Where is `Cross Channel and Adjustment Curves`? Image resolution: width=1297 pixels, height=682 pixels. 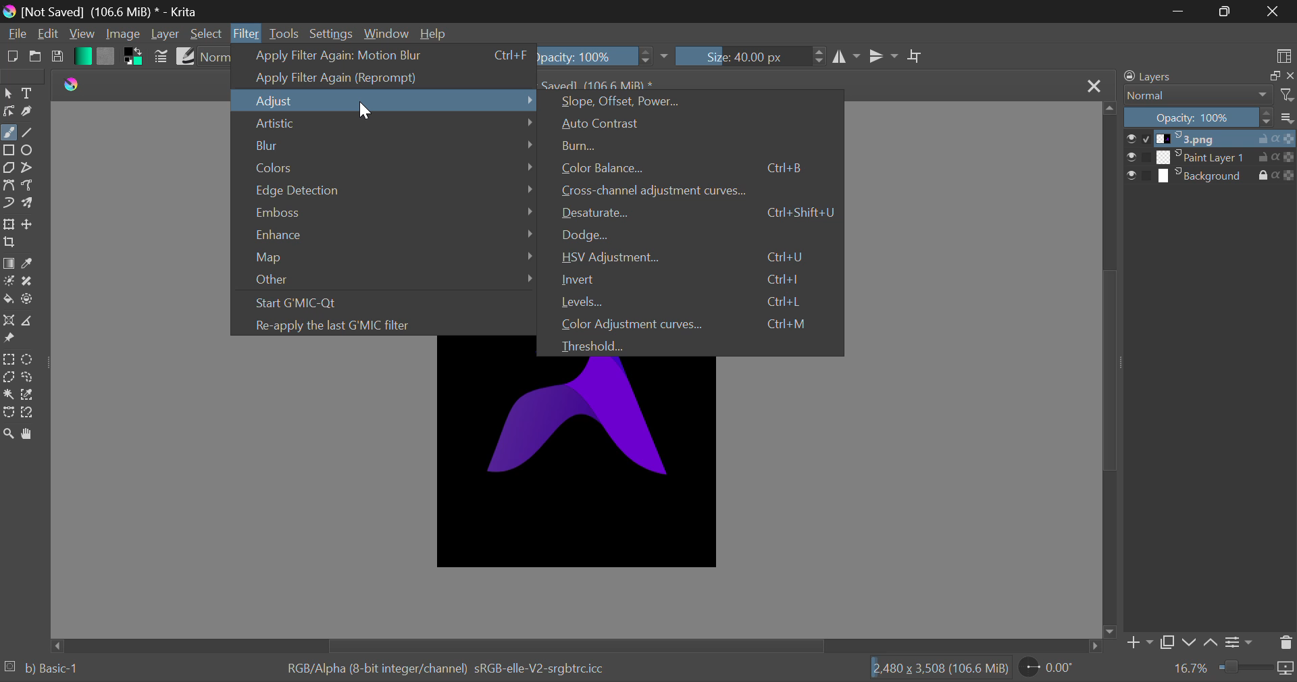
Cross Channel and Adjustment Curves is located at coordinates (698, 191).